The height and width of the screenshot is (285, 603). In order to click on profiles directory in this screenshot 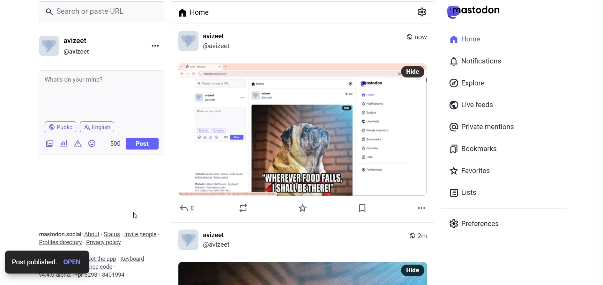, I will do `click(58, 242)`.